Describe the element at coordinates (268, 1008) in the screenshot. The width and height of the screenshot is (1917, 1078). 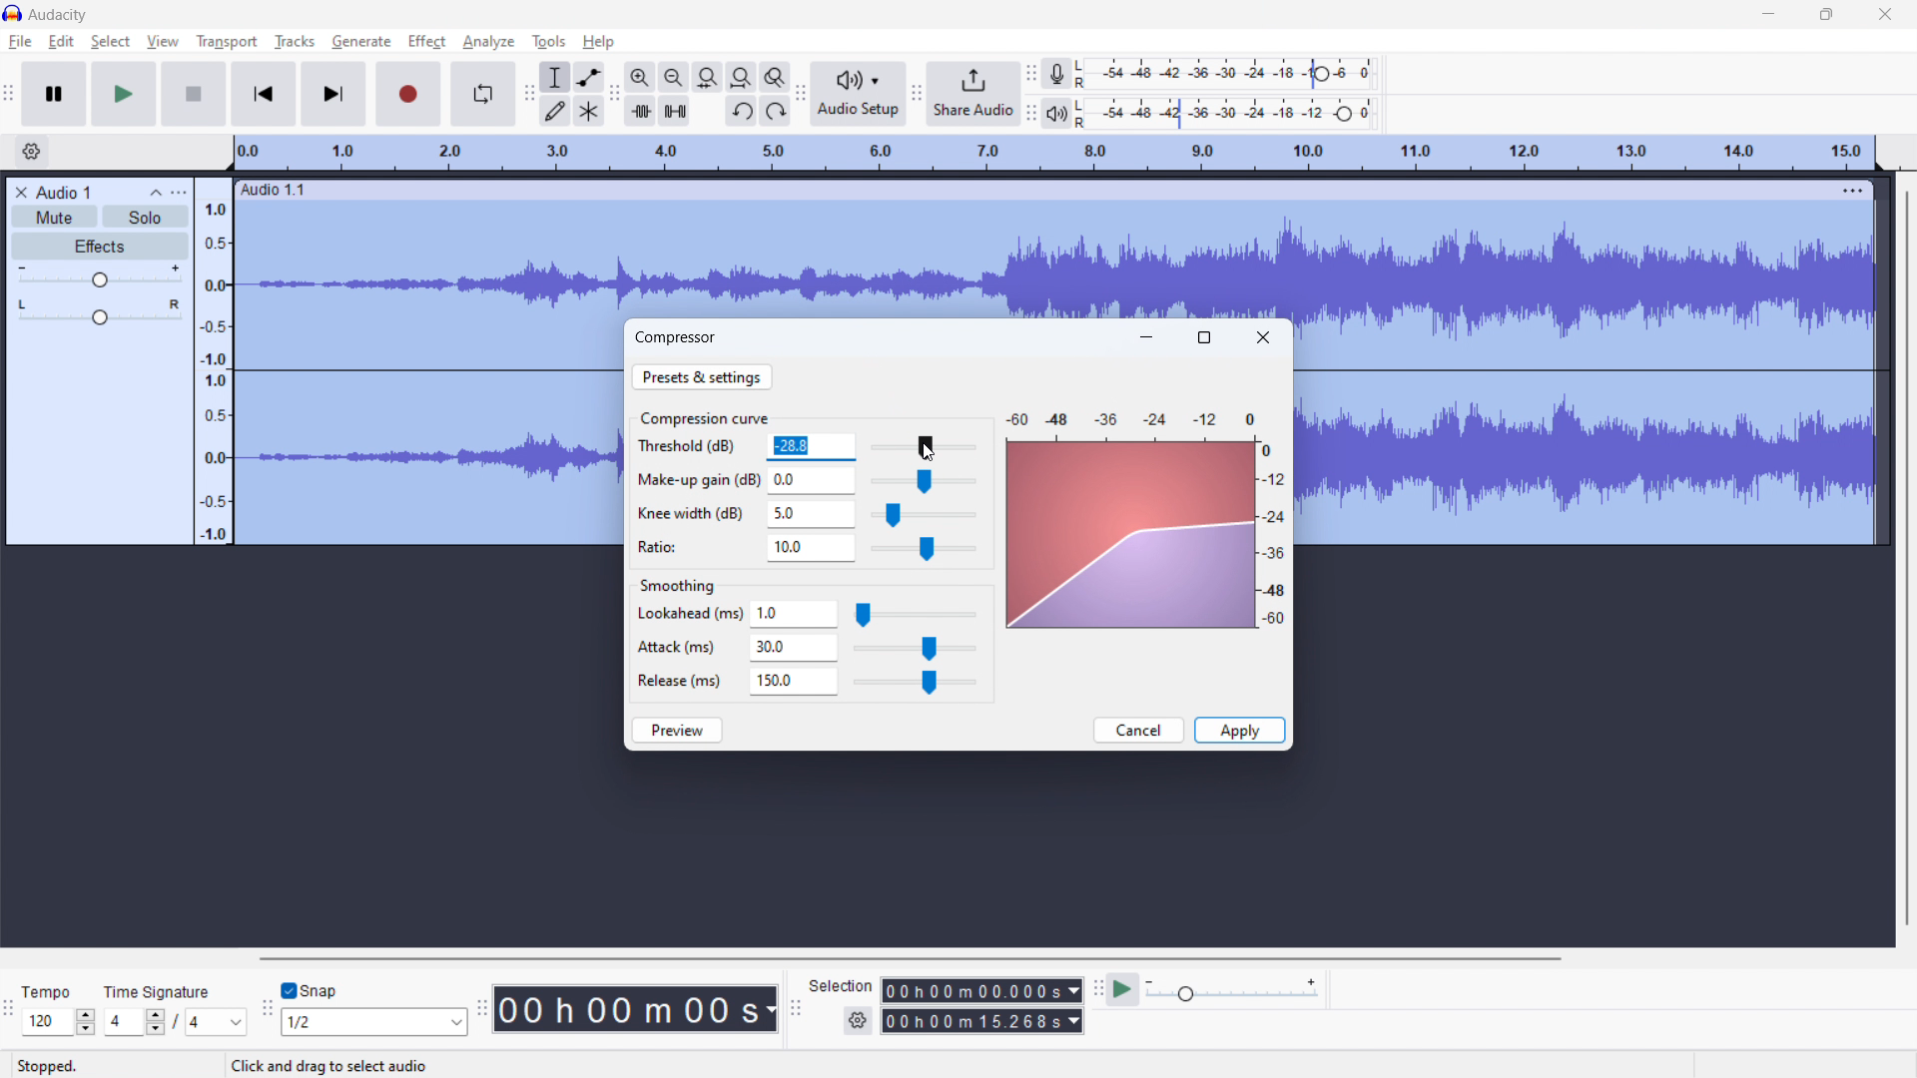
I see `snapping toolbar` at that location.